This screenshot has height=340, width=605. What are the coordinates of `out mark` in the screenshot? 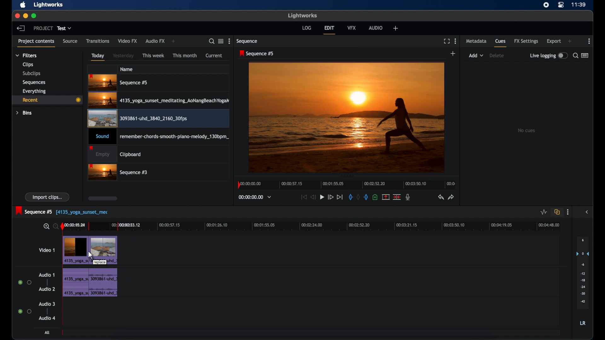 It's located at (367, 197).